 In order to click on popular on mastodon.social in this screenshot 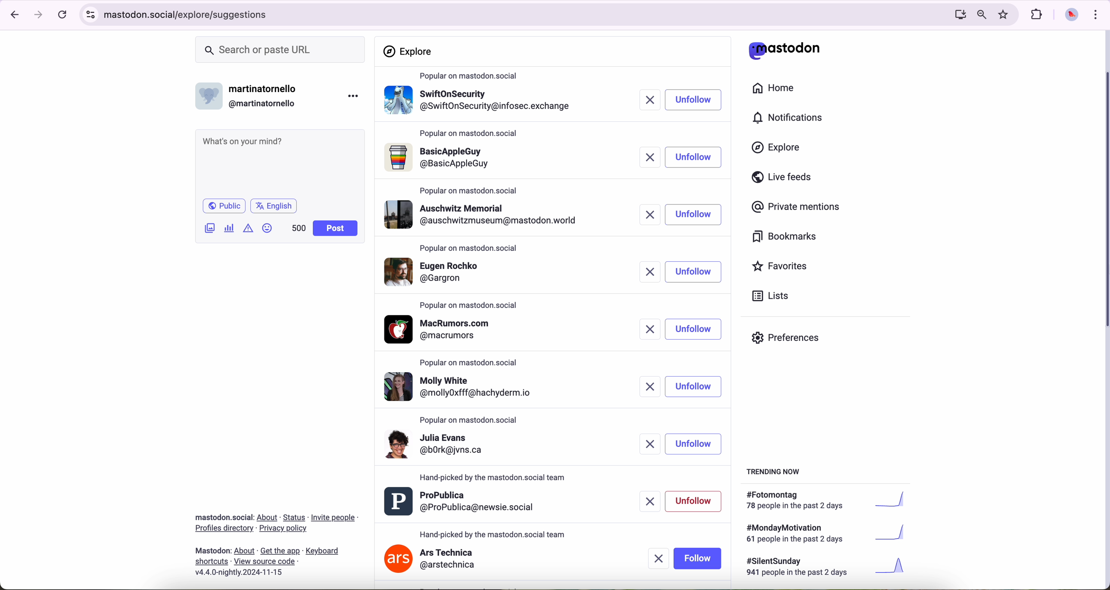, I will do `click(473, 420)`.